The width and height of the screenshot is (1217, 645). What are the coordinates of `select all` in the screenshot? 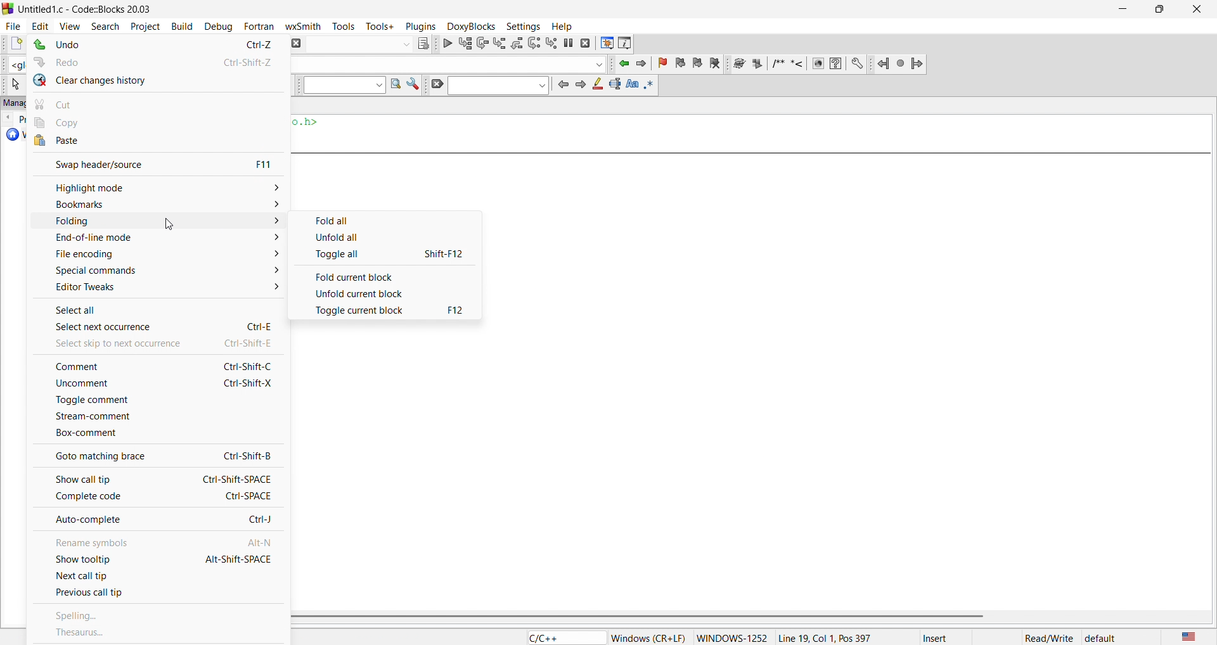 It's located at (158, 307).